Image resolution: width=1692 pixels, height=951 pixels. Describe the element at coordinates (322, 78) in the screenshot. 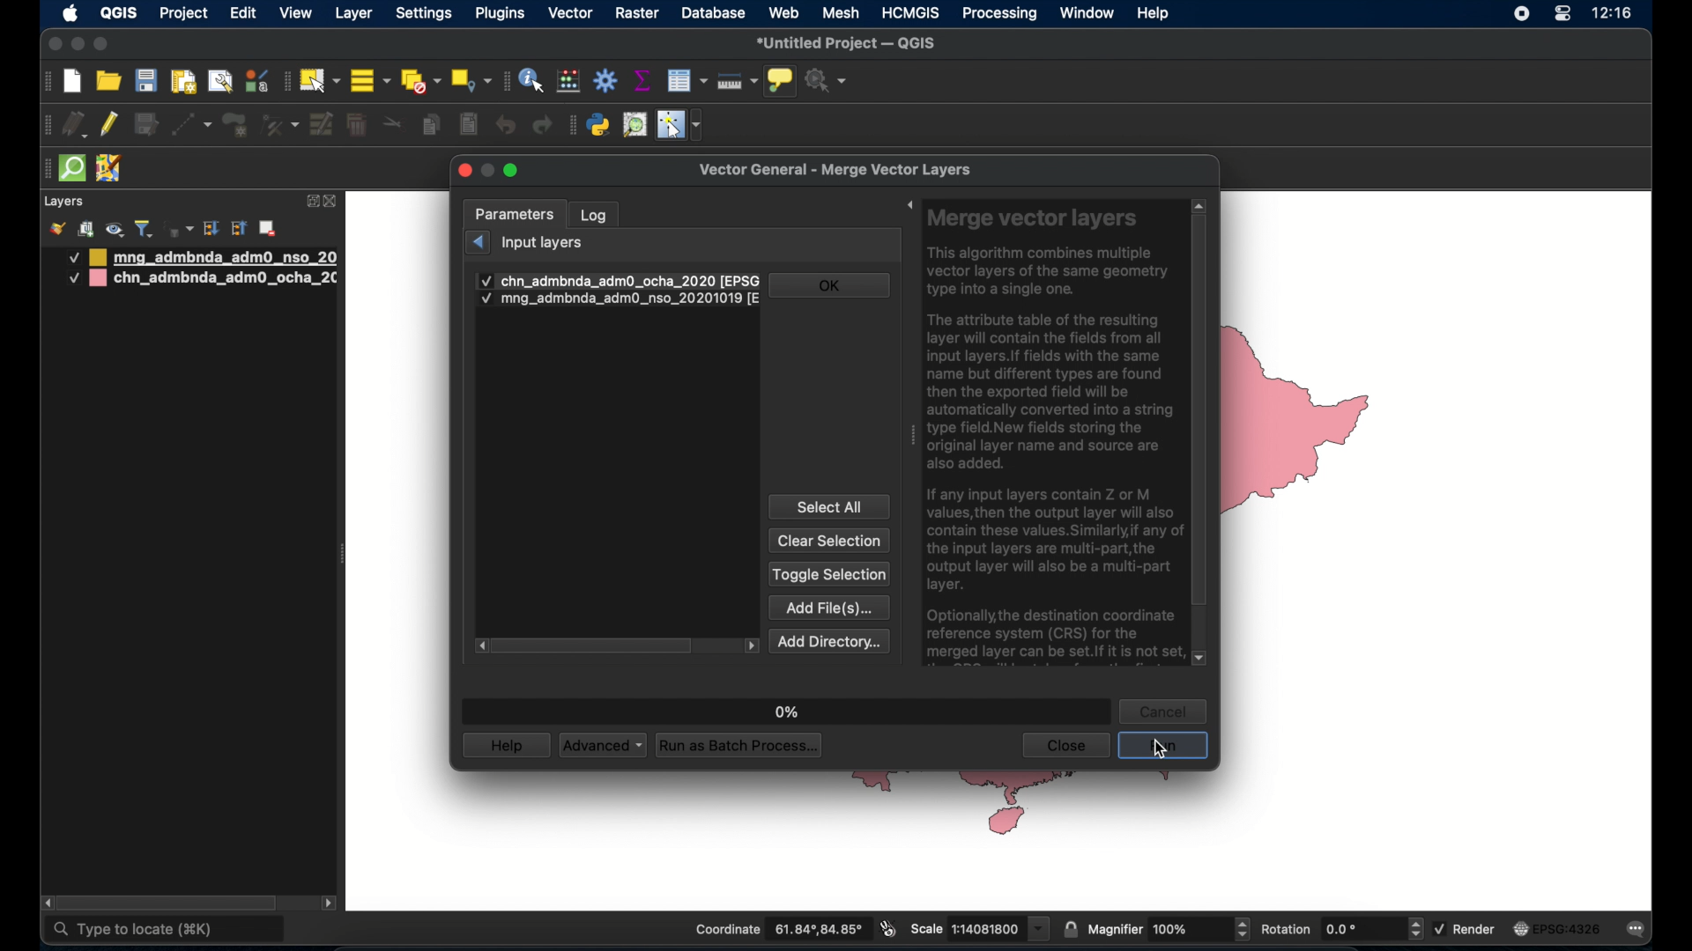

I see `select by area or single click` at that location.